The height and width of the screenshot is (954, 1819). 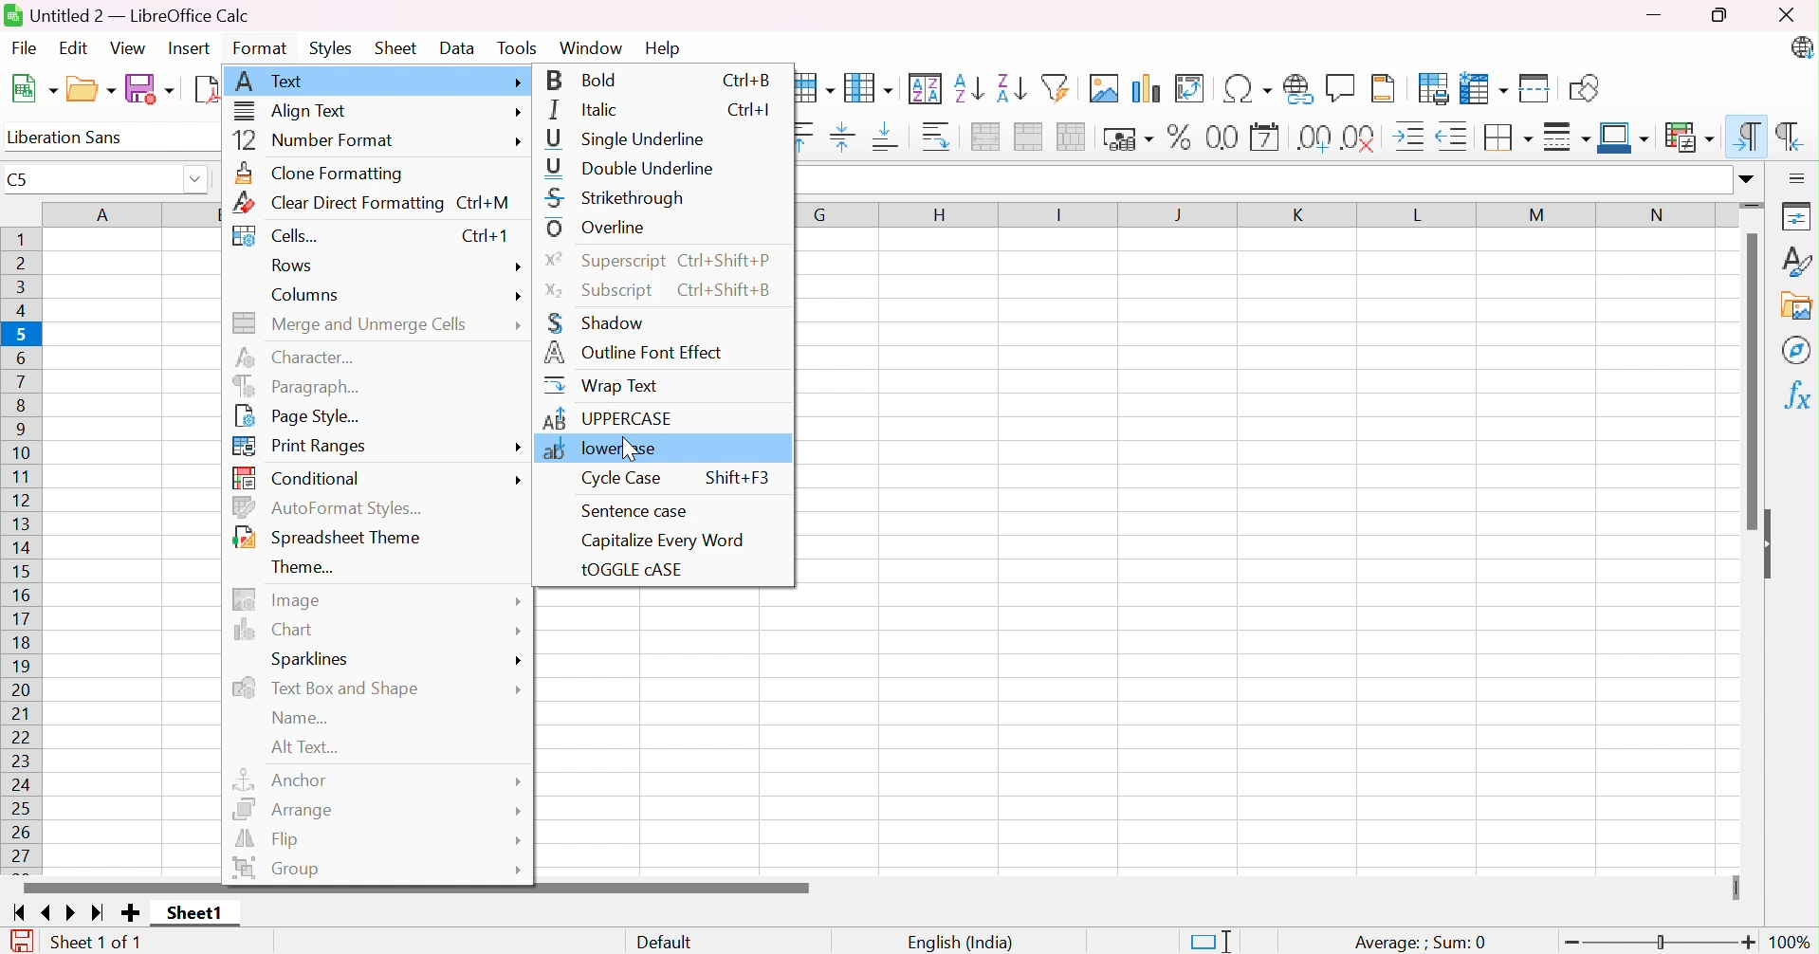 I want to click on Paragraph..., so click(x=292, y=384).